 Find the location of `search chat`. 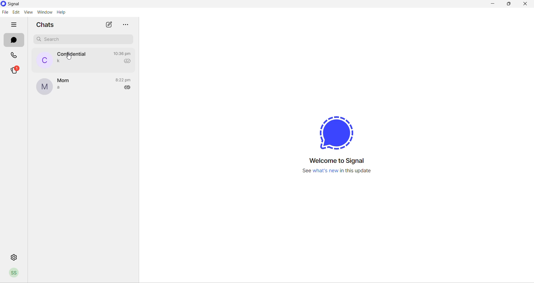

search chat is located at coordinates (84, 40).